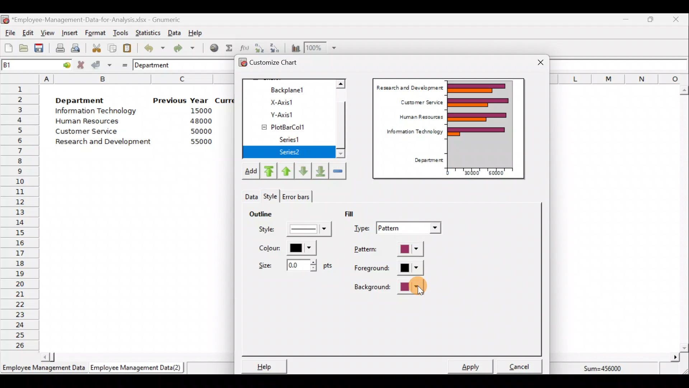 The image size is (689, 388). Describe the element at coordinates (211, 47) in the screenshot. I see `Insert hyperlink` at that location.